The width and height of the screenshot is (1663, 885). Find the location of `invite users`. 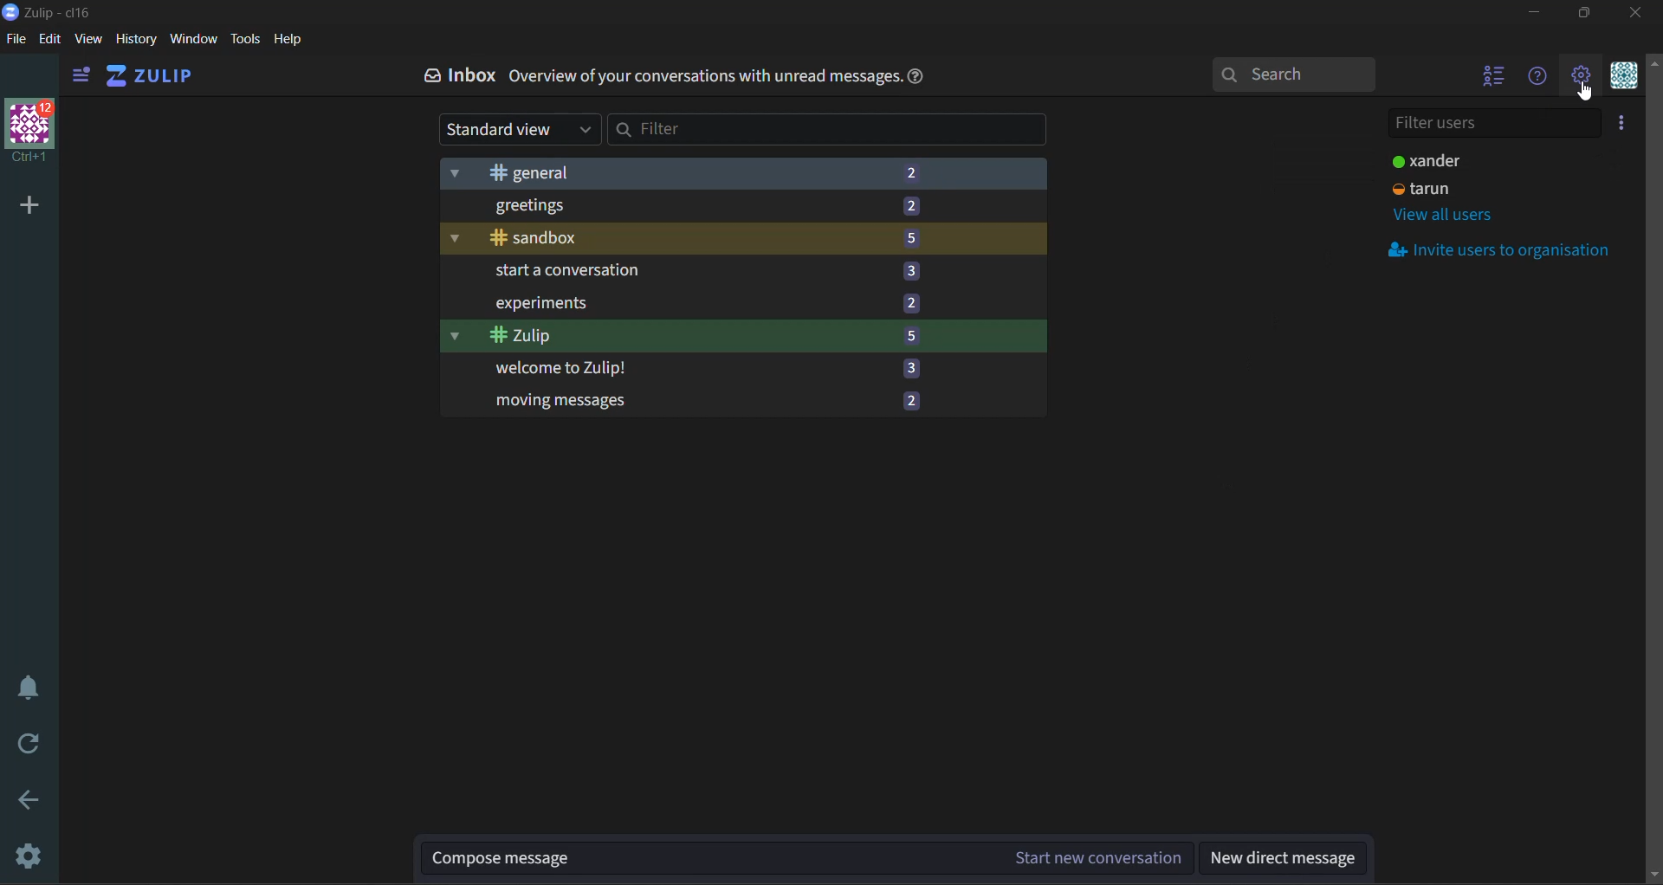

invite users is located at coordinates (1624, 125).